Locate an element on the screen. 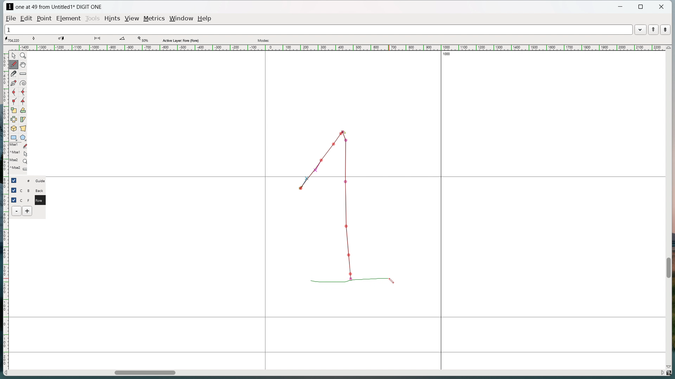  C B Back is located at coordinates (33, 189).